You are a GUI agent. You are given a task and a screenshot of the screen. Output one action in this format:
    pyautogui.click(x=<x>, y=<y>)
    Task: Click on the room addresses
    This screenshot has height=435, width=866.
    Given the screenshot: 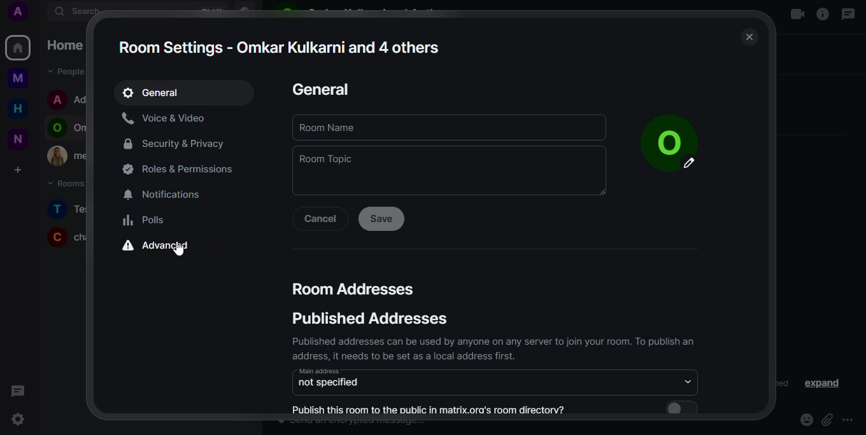 What is the action you would take?
    pyautogui.click(x=354, y=288)
    